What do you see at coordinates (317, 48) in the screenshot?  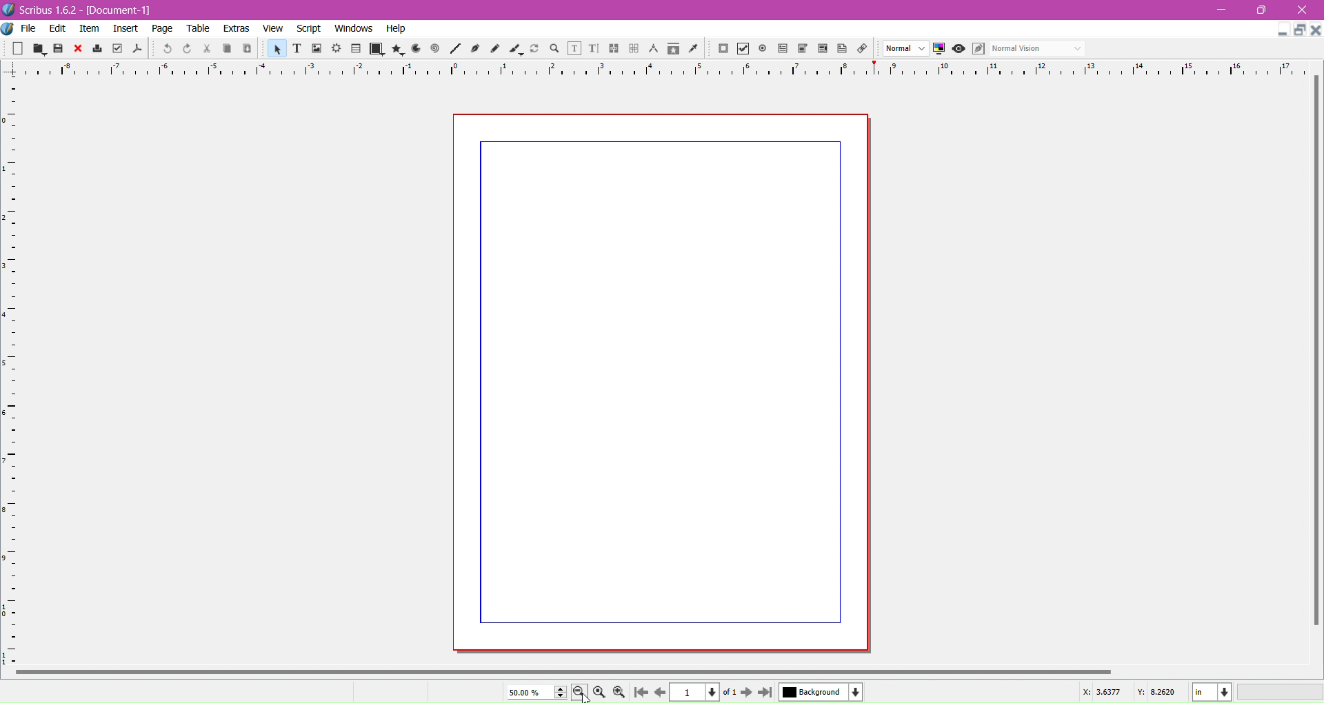 I see `Image Frame` at bounding box center [317, 48].